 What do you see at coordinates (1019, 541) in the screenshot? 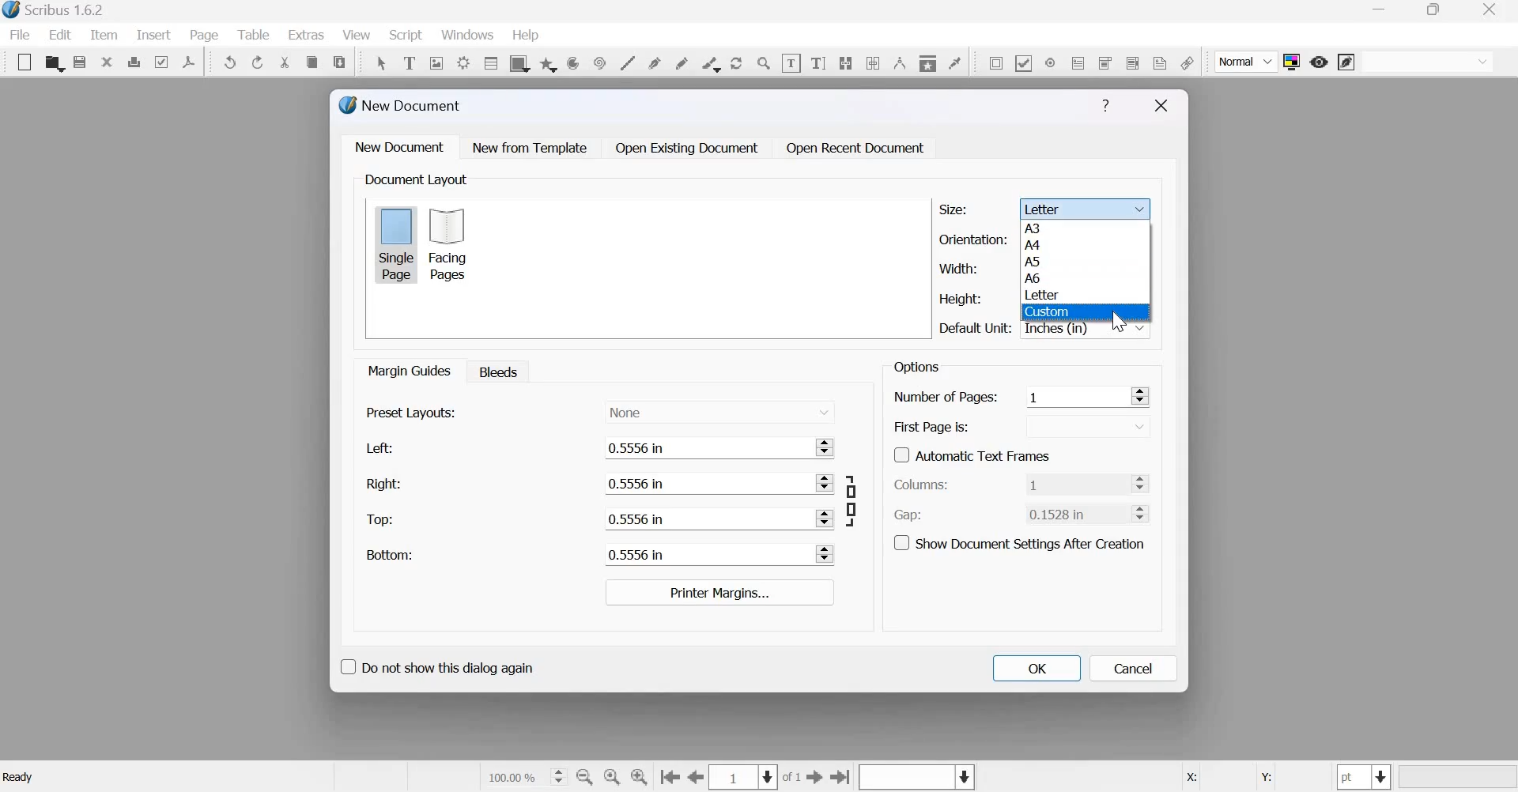
I see `Show document settings after creation` at bounding box center [1019, 541].